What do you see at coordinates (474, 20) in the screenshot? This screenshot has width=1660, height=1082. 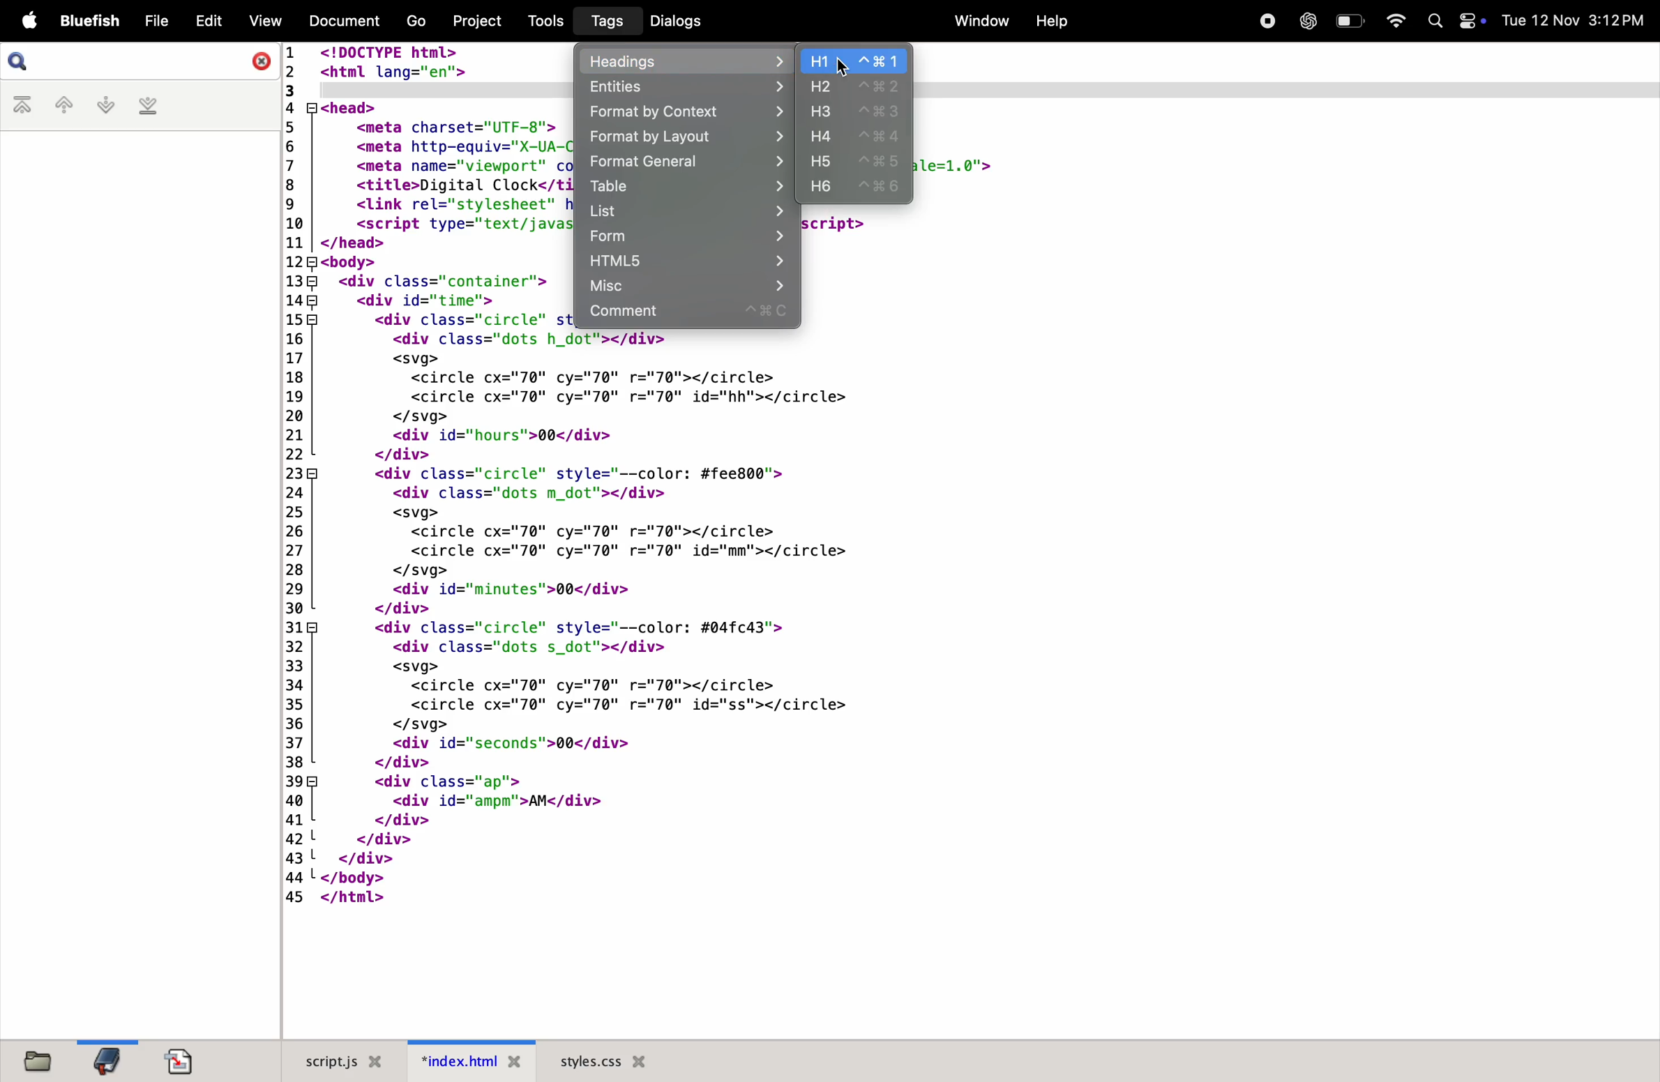 I see `project` at bounding box center [474, 20].